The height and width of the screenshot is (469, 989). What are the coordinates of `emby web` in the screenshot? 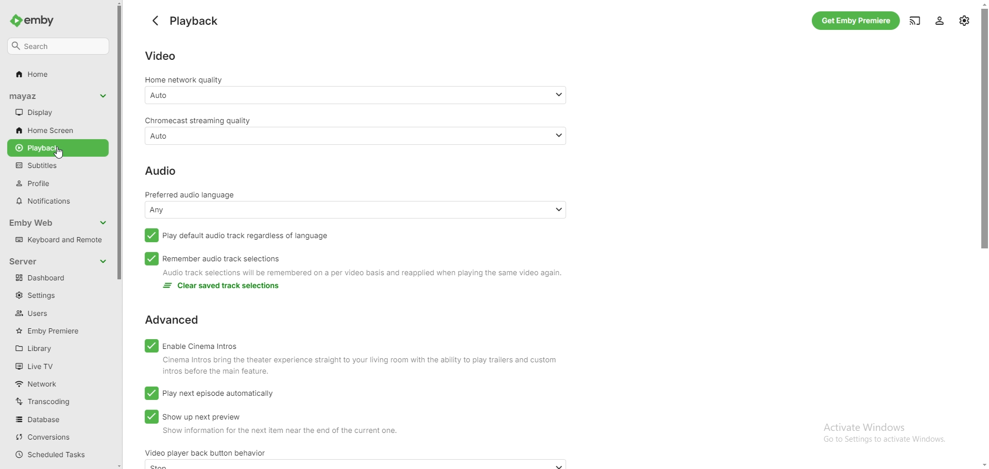 It's located at (48, 223).